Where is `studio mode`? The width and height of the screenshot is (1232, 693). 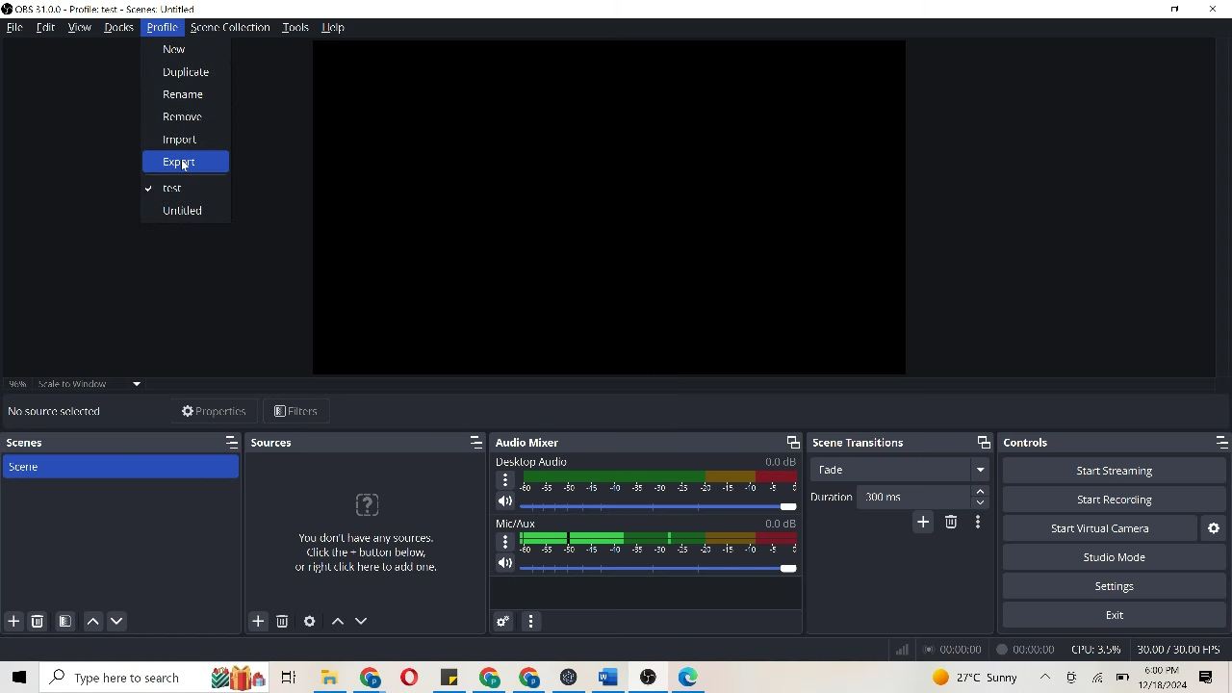
studio mode is located at coordinates (1116, 559).